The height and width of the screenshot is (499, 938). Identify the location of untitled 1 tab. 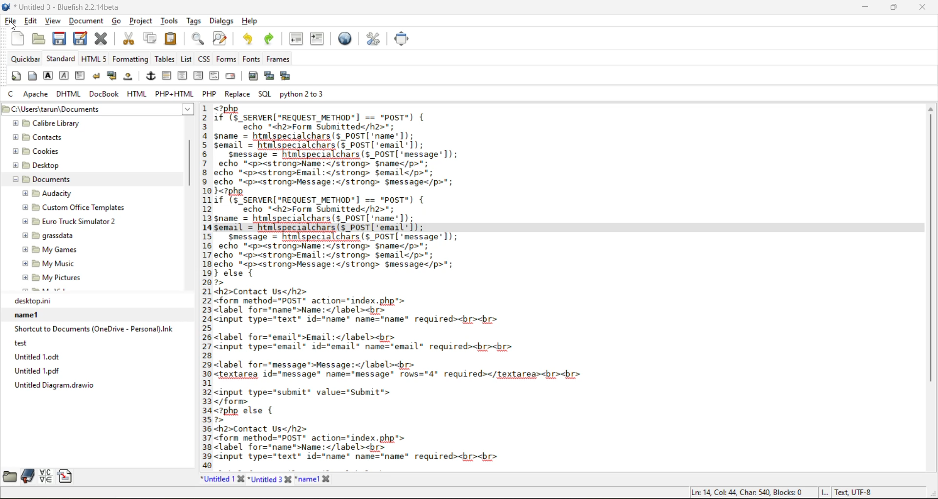
(222, 478).